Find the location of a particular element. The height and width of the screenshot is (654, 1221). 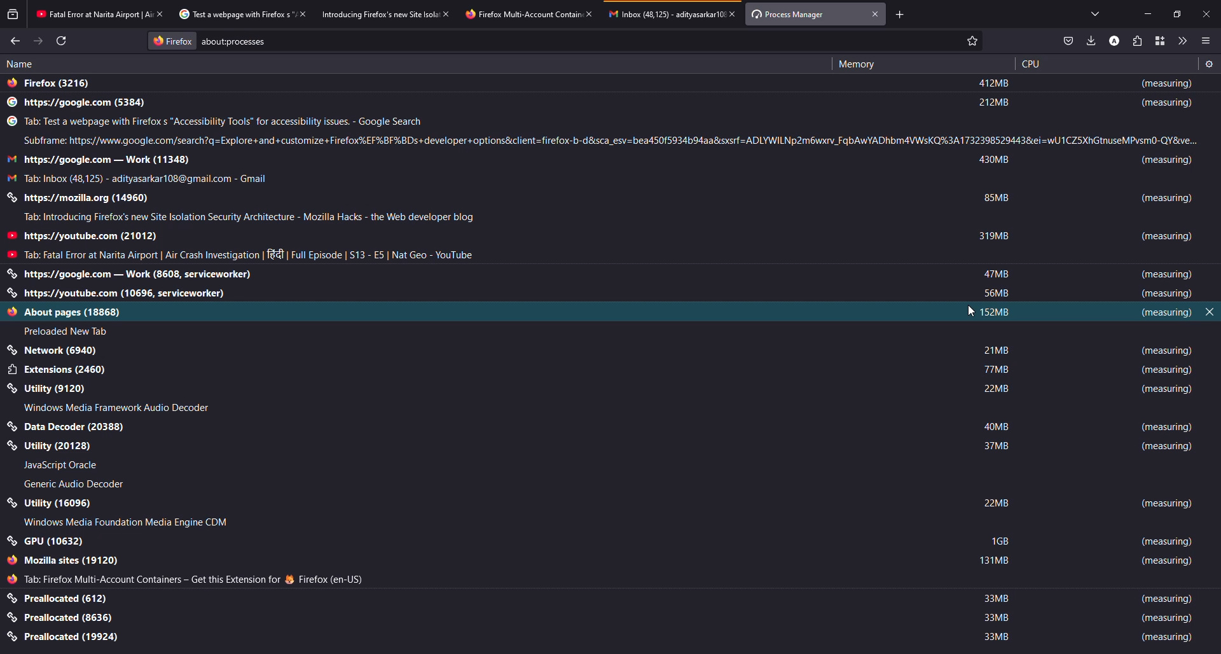

measuring is located at coordinates (1162, 601).